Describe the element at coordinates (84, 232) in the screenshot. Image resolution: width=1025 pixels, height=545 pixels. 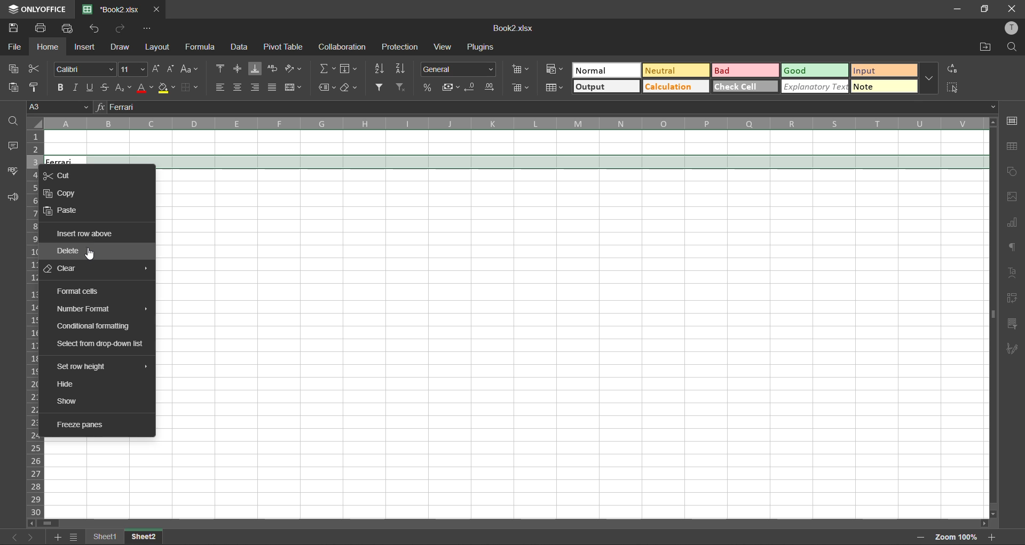
I see `insert row above` at that location.